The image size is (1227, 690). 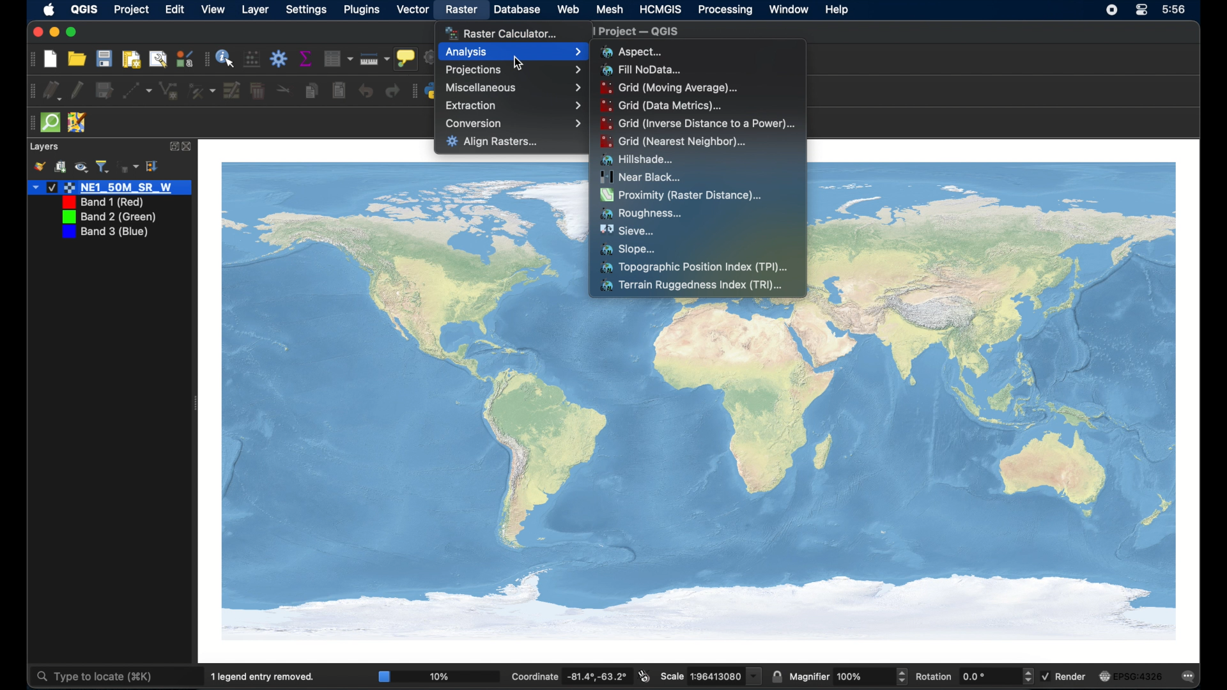 I want to click on toolbar, so click(x=279, y=59).